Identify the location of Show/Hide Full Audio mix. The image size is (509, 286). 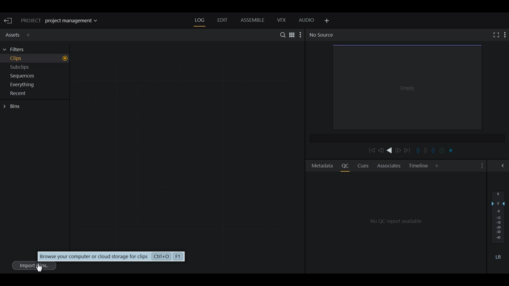
(504, 165).